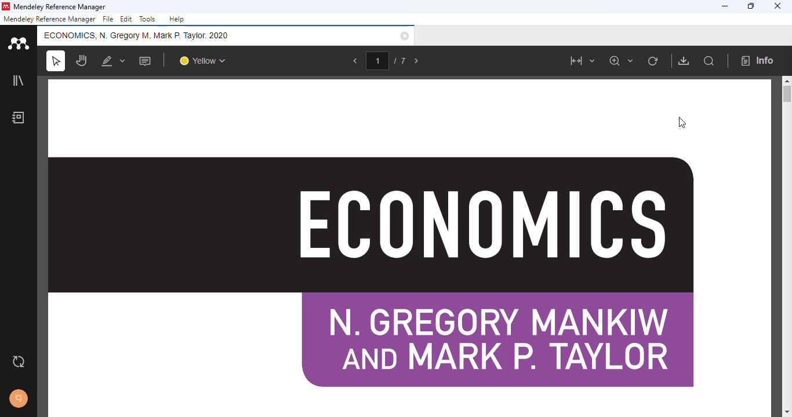 This screenshot has width=792, height=417. What do you see at coordinates (758, 61) in the screenshot?
I see `info` at bounding box center [758, 61].